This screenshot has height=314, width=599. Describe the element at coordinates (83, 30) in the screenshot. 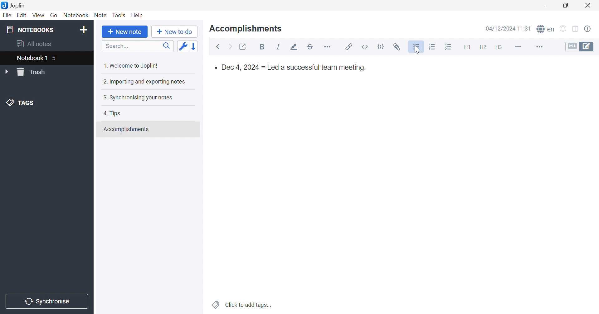

I see `Add notebook` at that location.